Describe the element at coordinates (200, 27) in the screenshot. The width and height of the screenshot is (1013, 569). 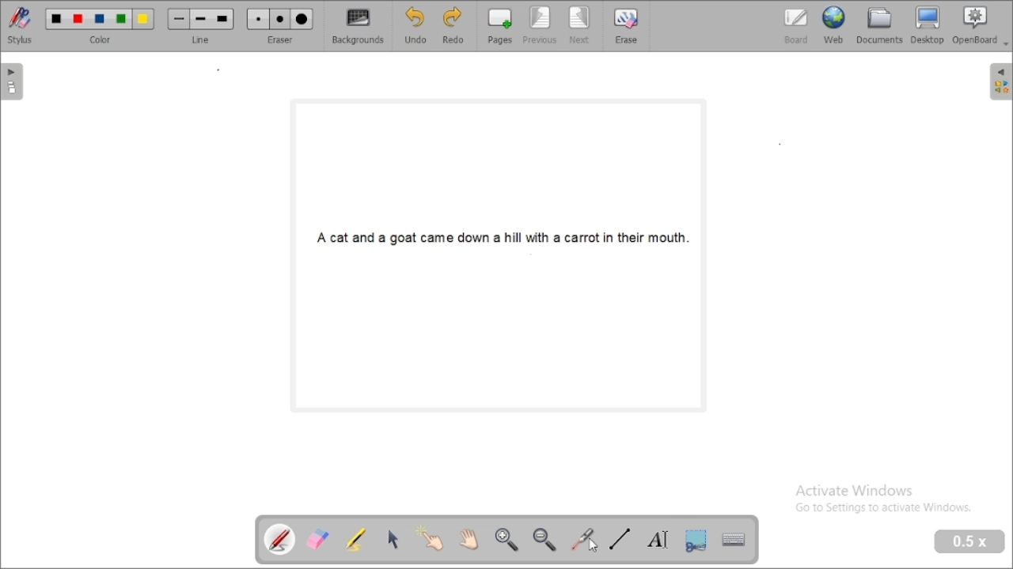
I see `line` at that location.